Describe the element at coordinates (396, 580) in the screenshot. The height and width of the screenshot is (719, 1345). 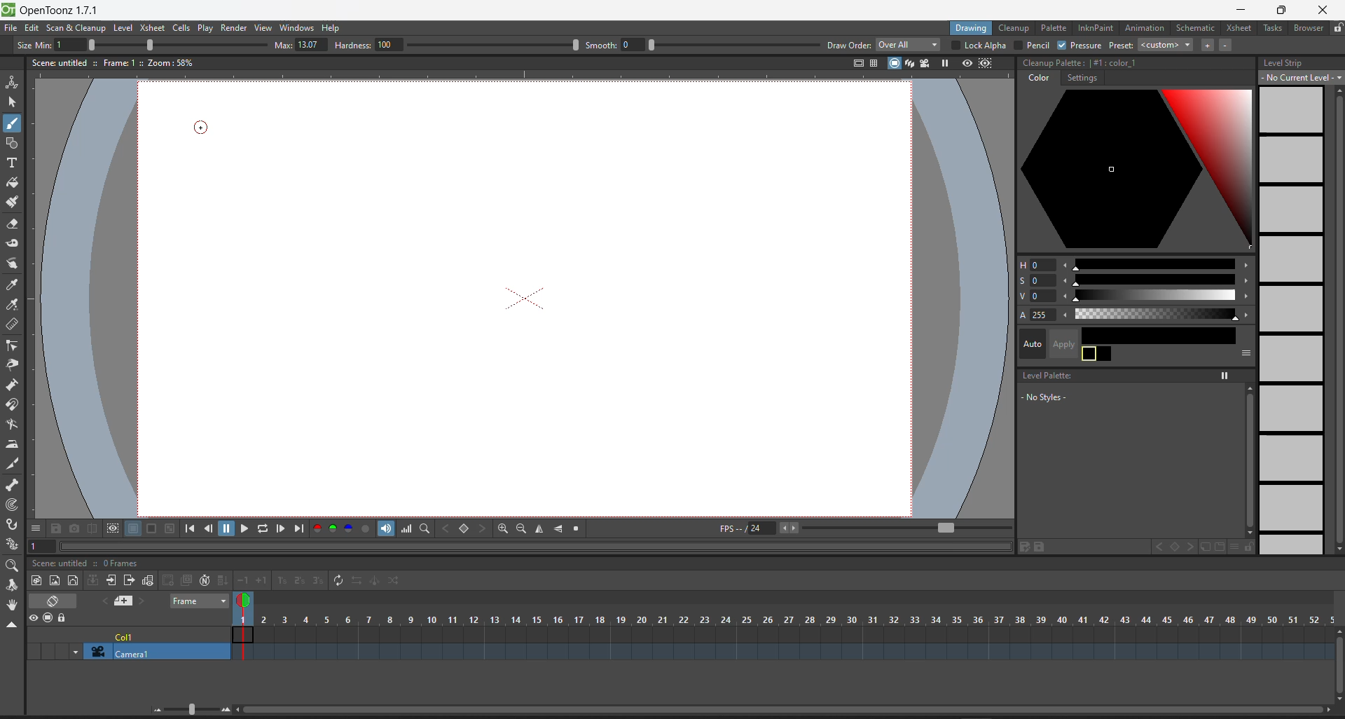
I see `random` at that location.